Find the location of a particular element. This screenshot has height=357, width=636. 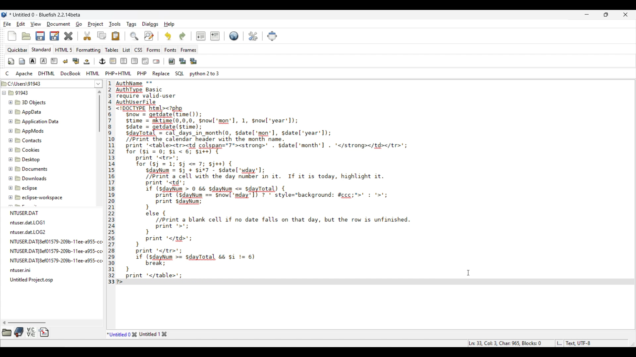

List of folder location is located at coordinates (98, 84).